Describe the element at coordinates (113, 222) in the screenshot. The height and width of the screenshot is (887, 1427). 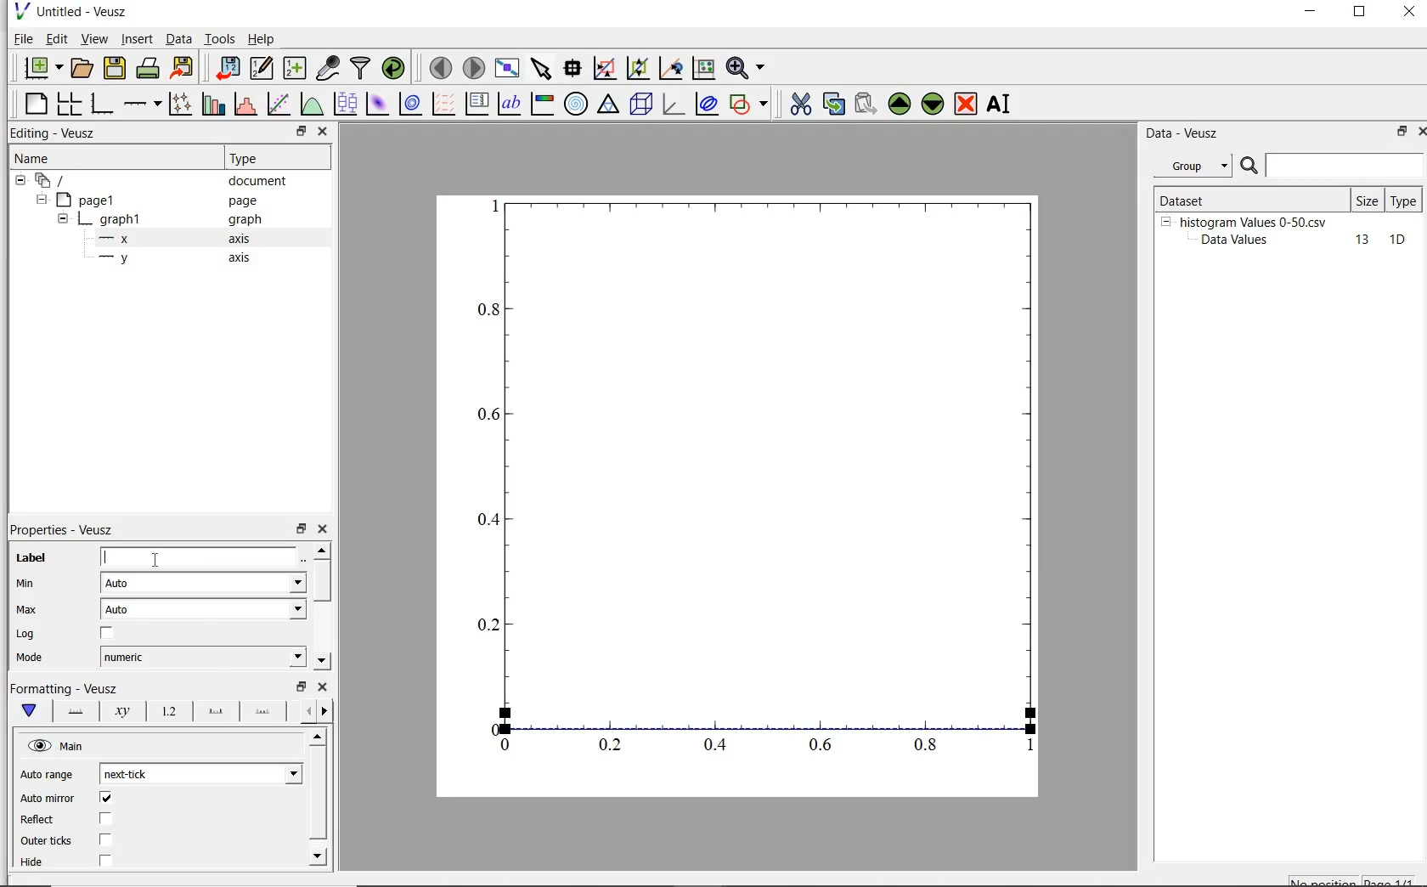
I see `graph1` at that location.